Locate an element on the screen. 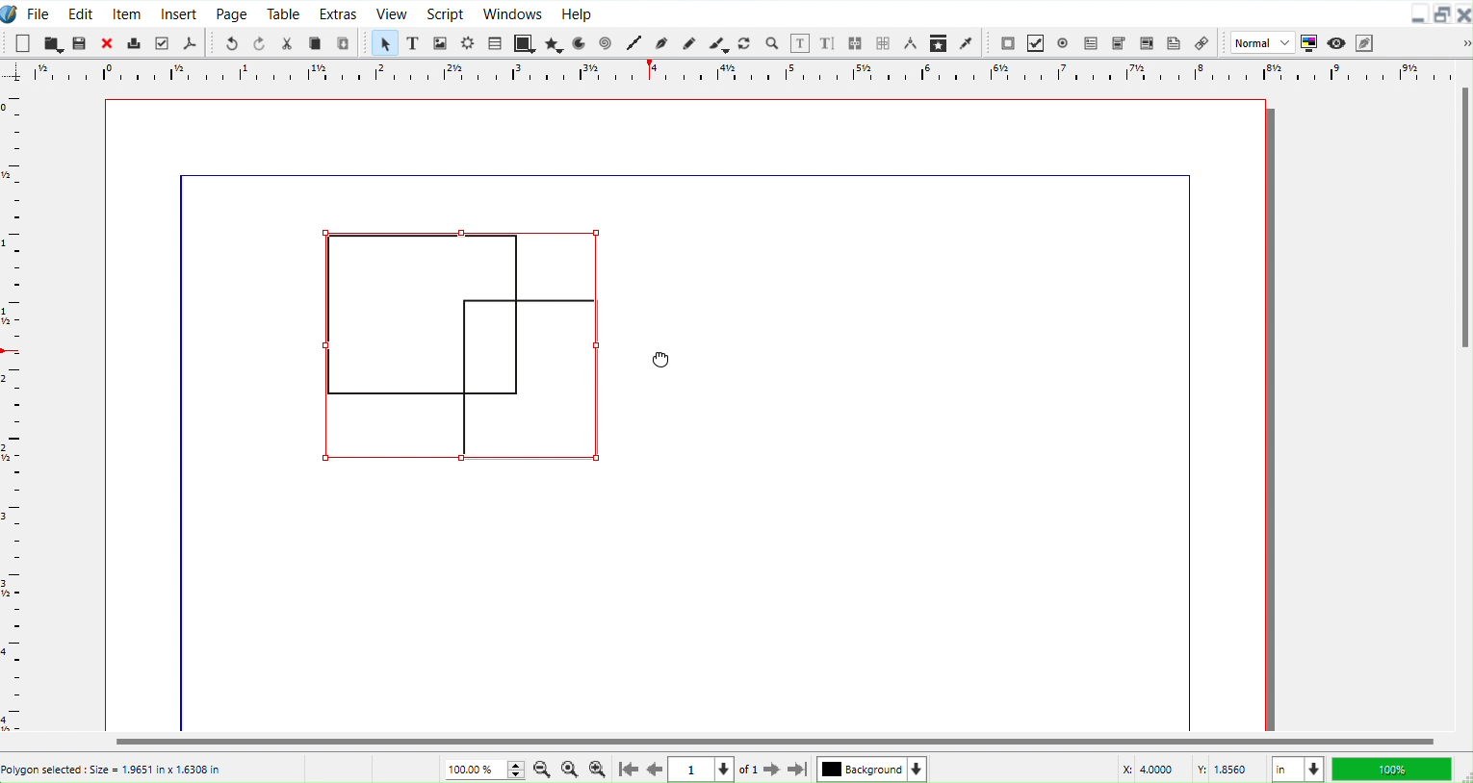 Image resolution: width=1473 pixels, height=783 pixels. Line is located at coordinates (636, 44).